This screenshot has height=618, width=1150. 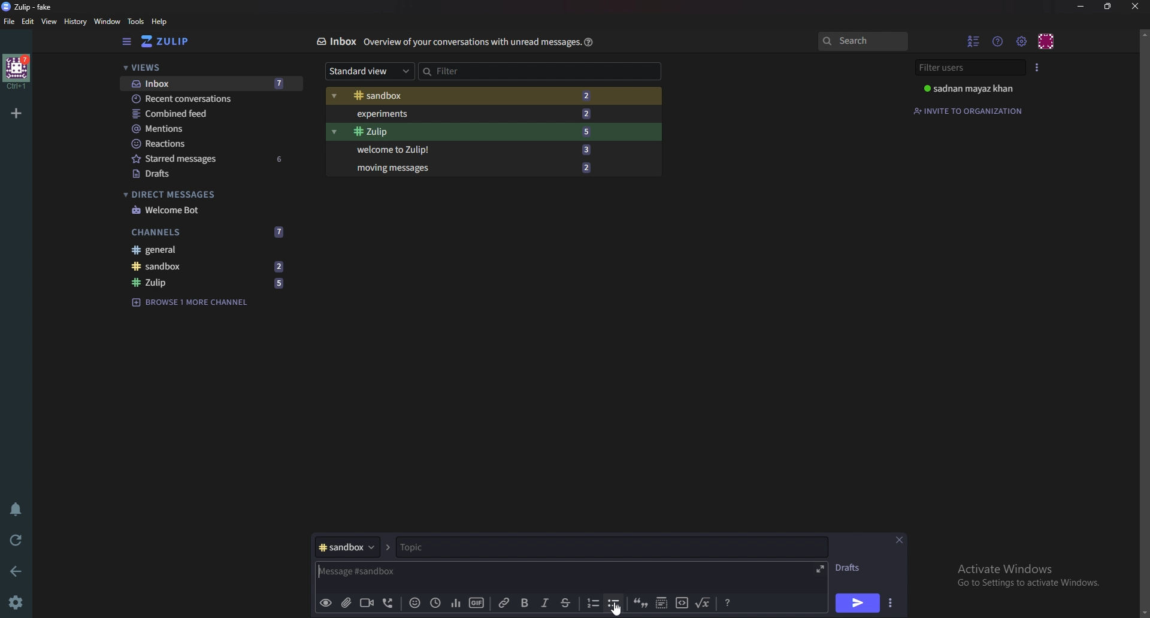 I want to click on Compose message, so click(x=465, y=572).